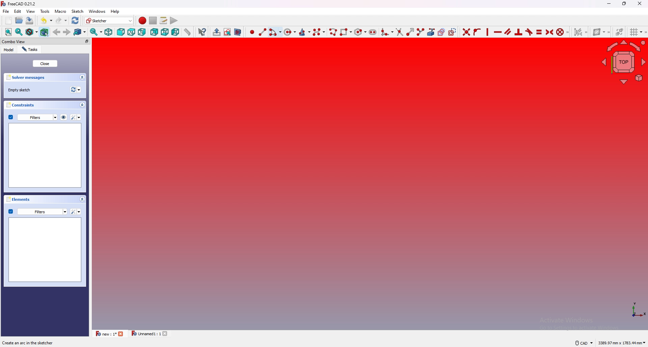 This screenshot has width=648, height=347. What do you see at coordinates (76, 21) in the screenshot?
I see `refresh` at bounding box center [76, 21].